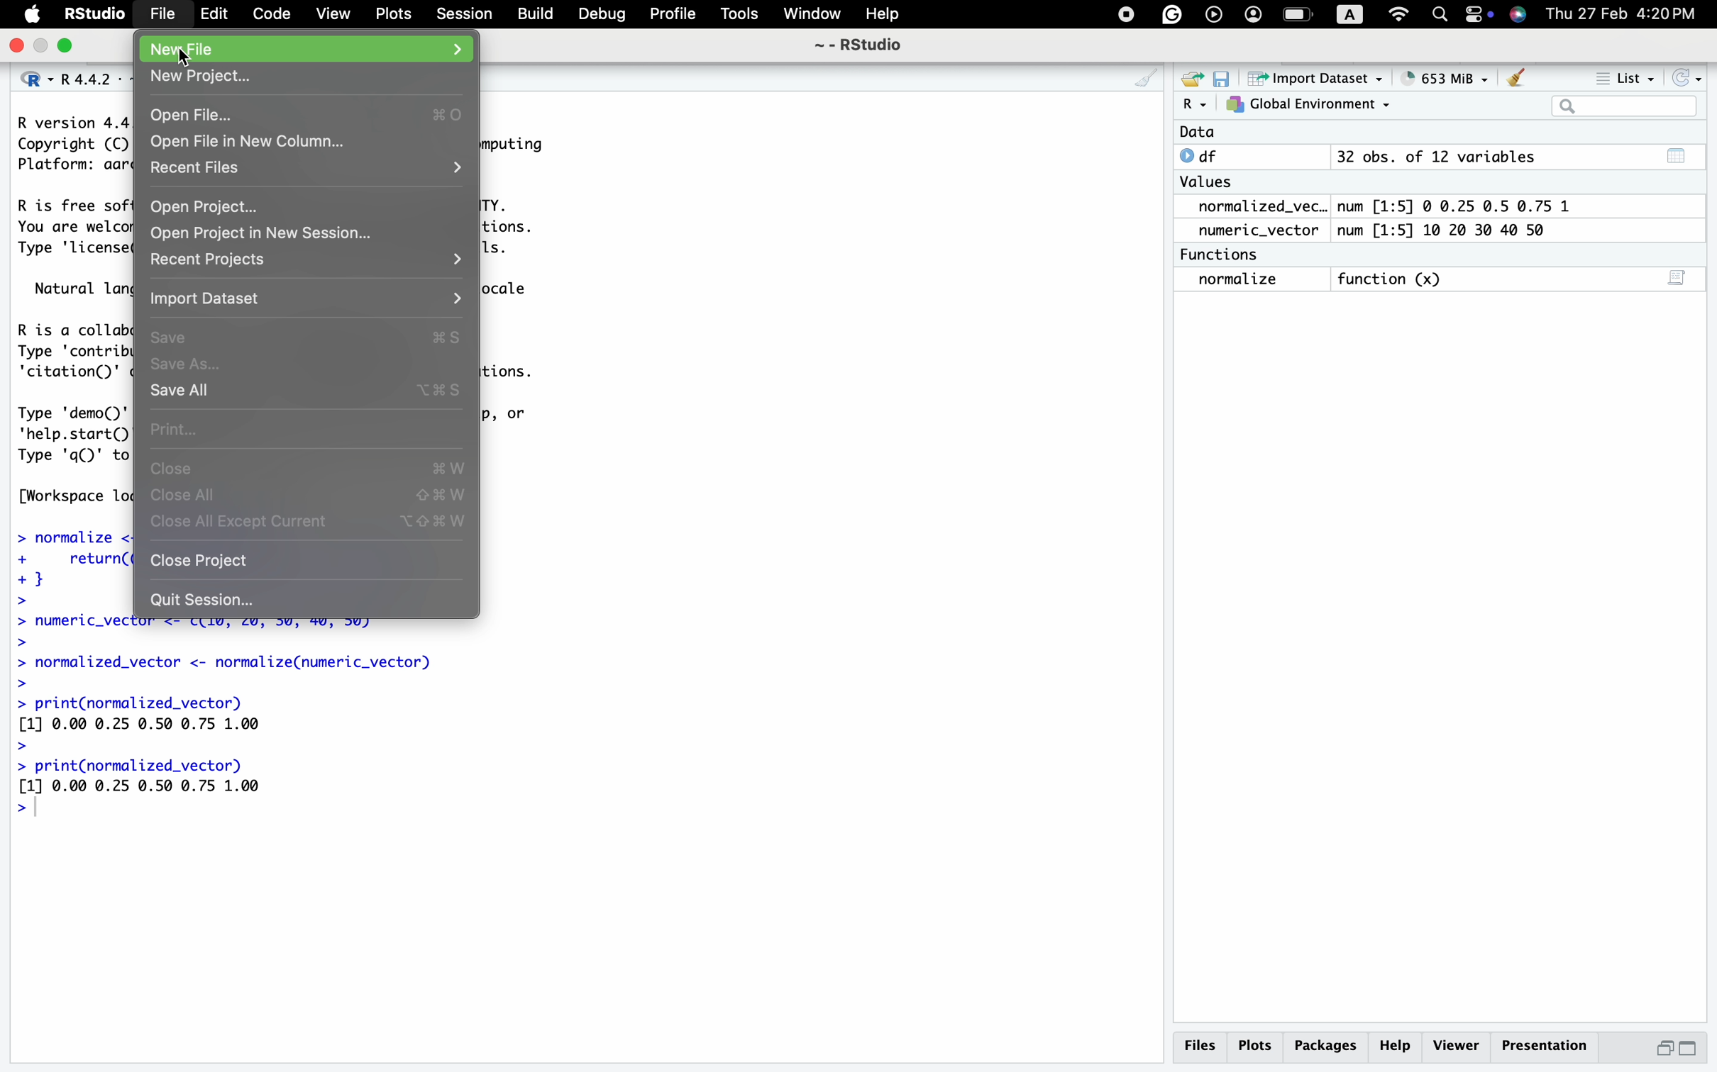 The width and height of the screenshot is (1717, 1072). Describe the element at coordinates (201, 171) in the screenshot. I see `Recent Files` at that location.